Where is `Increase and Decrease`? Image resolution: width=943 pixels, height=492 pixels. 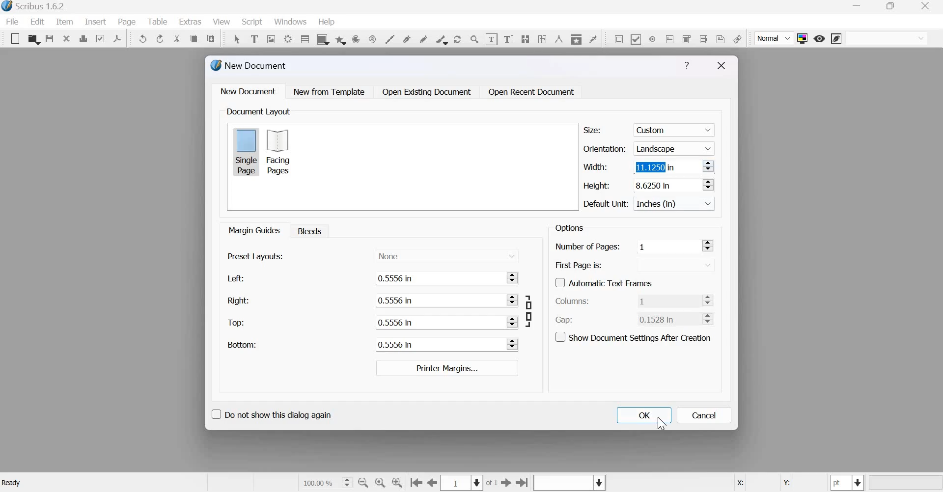 Increase and Decrease is located at coordinates (709, 166).